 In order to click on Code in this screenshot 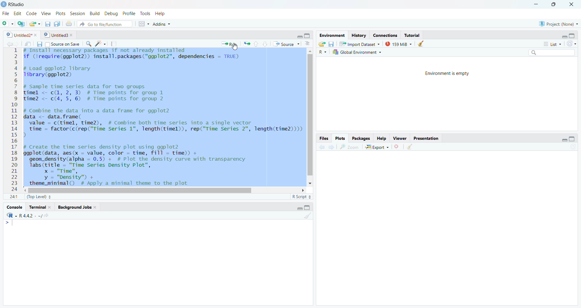, I will do `click(32, 13)`.